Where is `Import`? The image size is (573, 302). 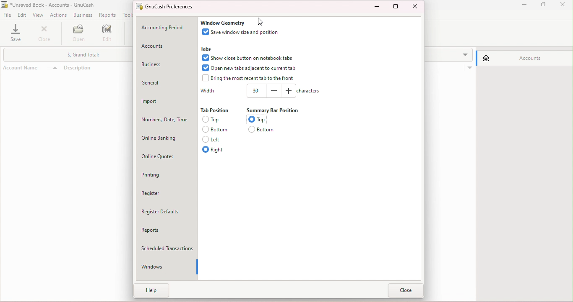
Import is located at coordinates (166, 99).